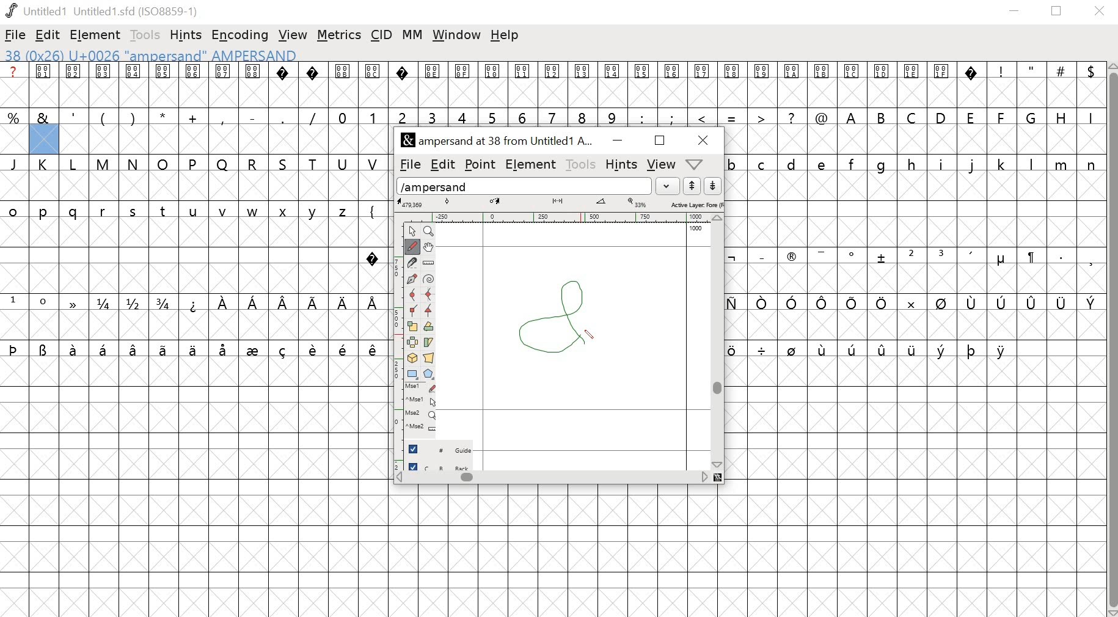 The height and width of the screenshot is (617, 1118). What do you see at coordinates (1001, 84) in the screenshot?
I see `!` at bounding box center [1001, 84].